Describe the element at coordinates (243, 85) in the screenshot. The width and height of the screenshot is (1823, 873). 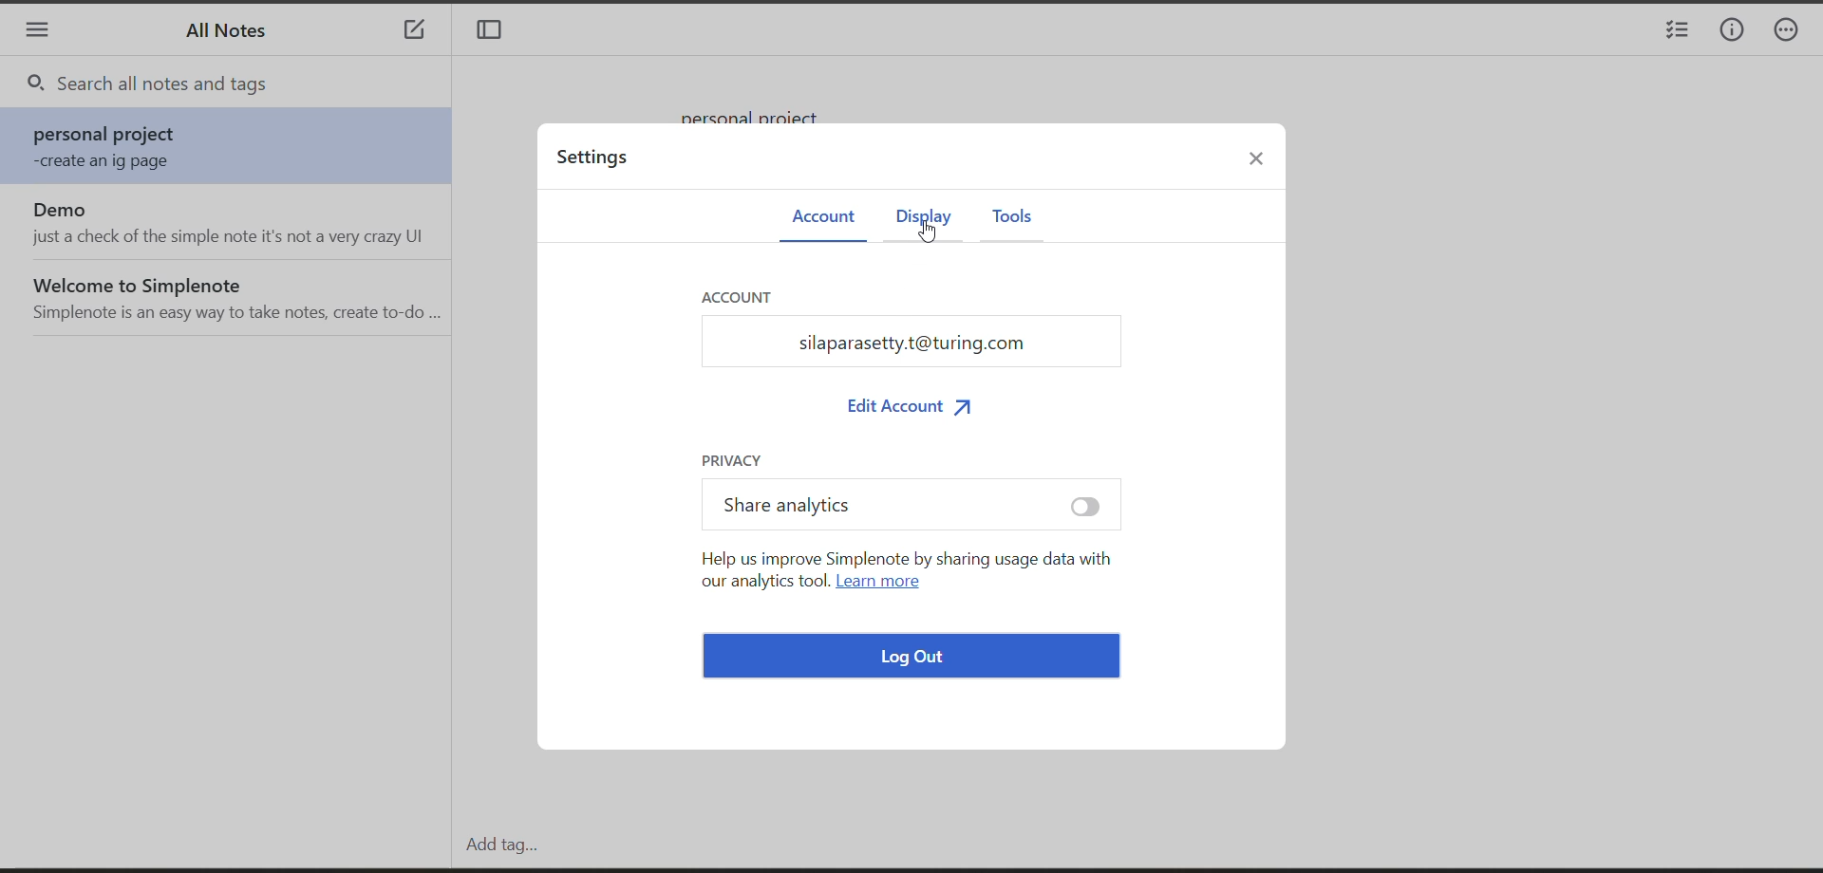
I see `search all notes and tags` at that location.